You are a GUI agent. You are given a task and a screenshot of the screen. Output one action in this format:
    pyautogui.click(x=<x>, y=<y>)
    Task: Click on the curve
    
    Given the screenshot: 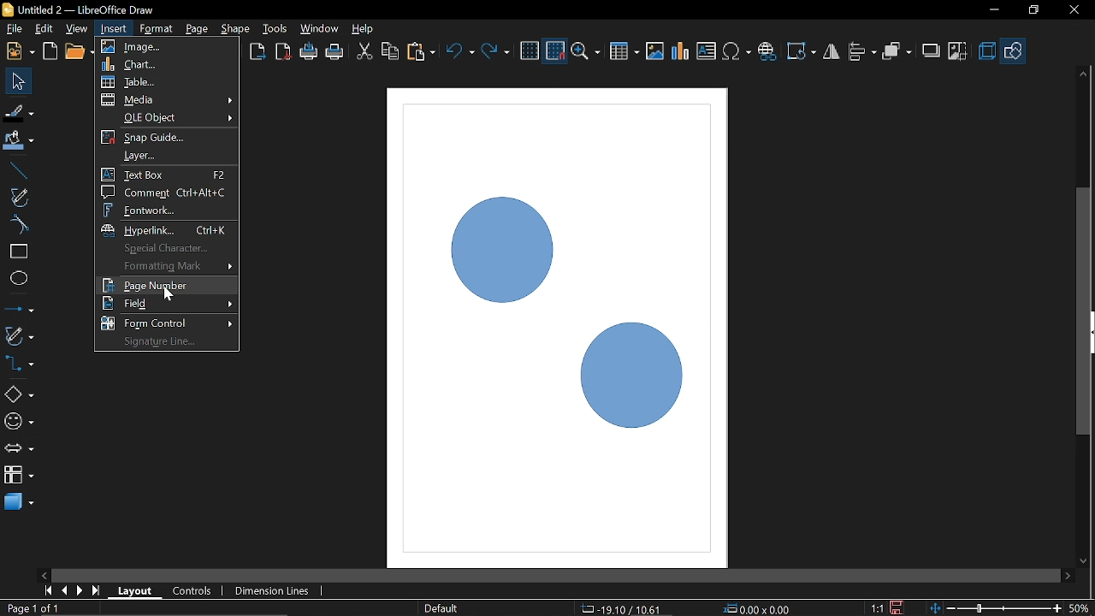 What is the action you would take?
    pyautogui.click(x=17, y=224)
    